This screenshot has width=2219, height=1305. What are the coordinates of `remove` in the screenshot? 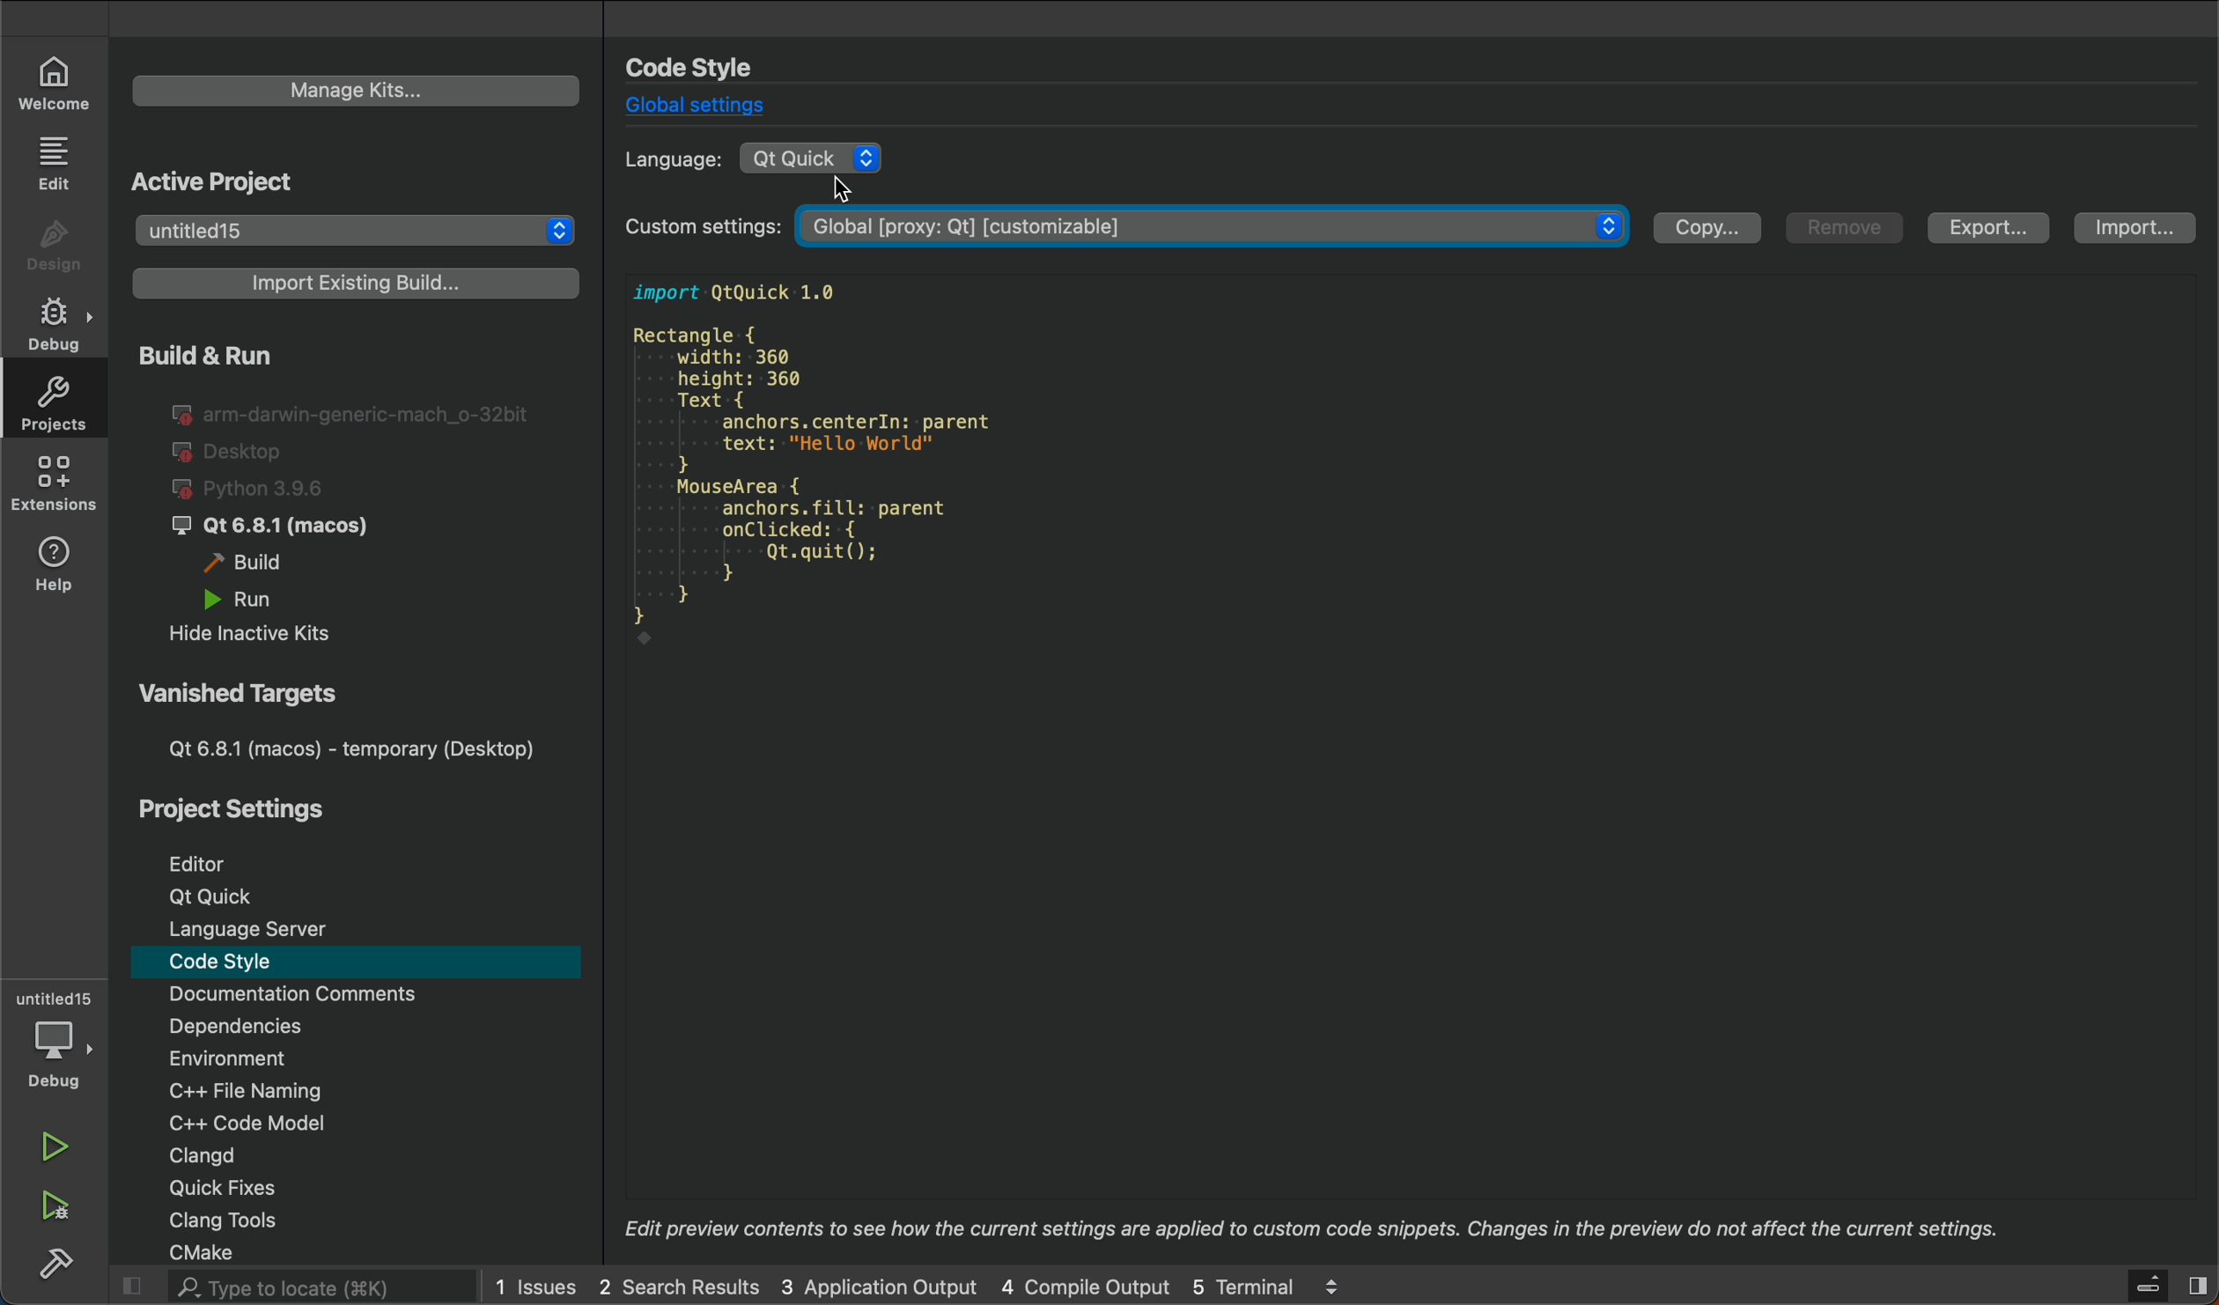 It's located at (1841, 228).